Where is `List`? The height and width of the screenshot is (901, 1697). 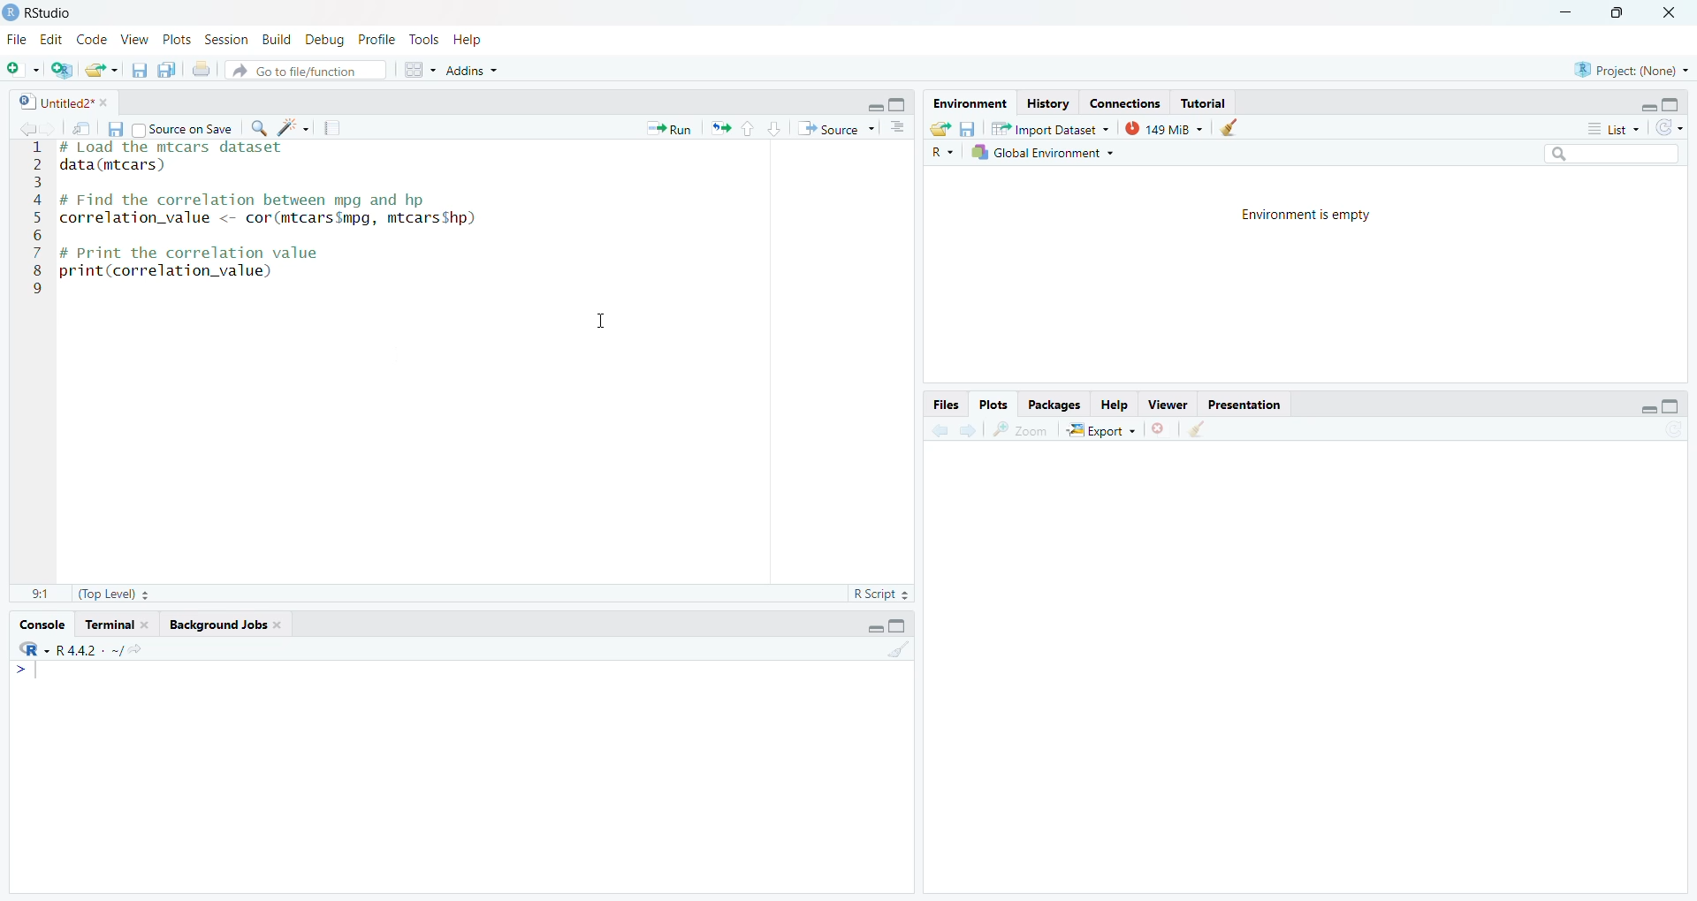
List is located at coordinates (1612, 129).